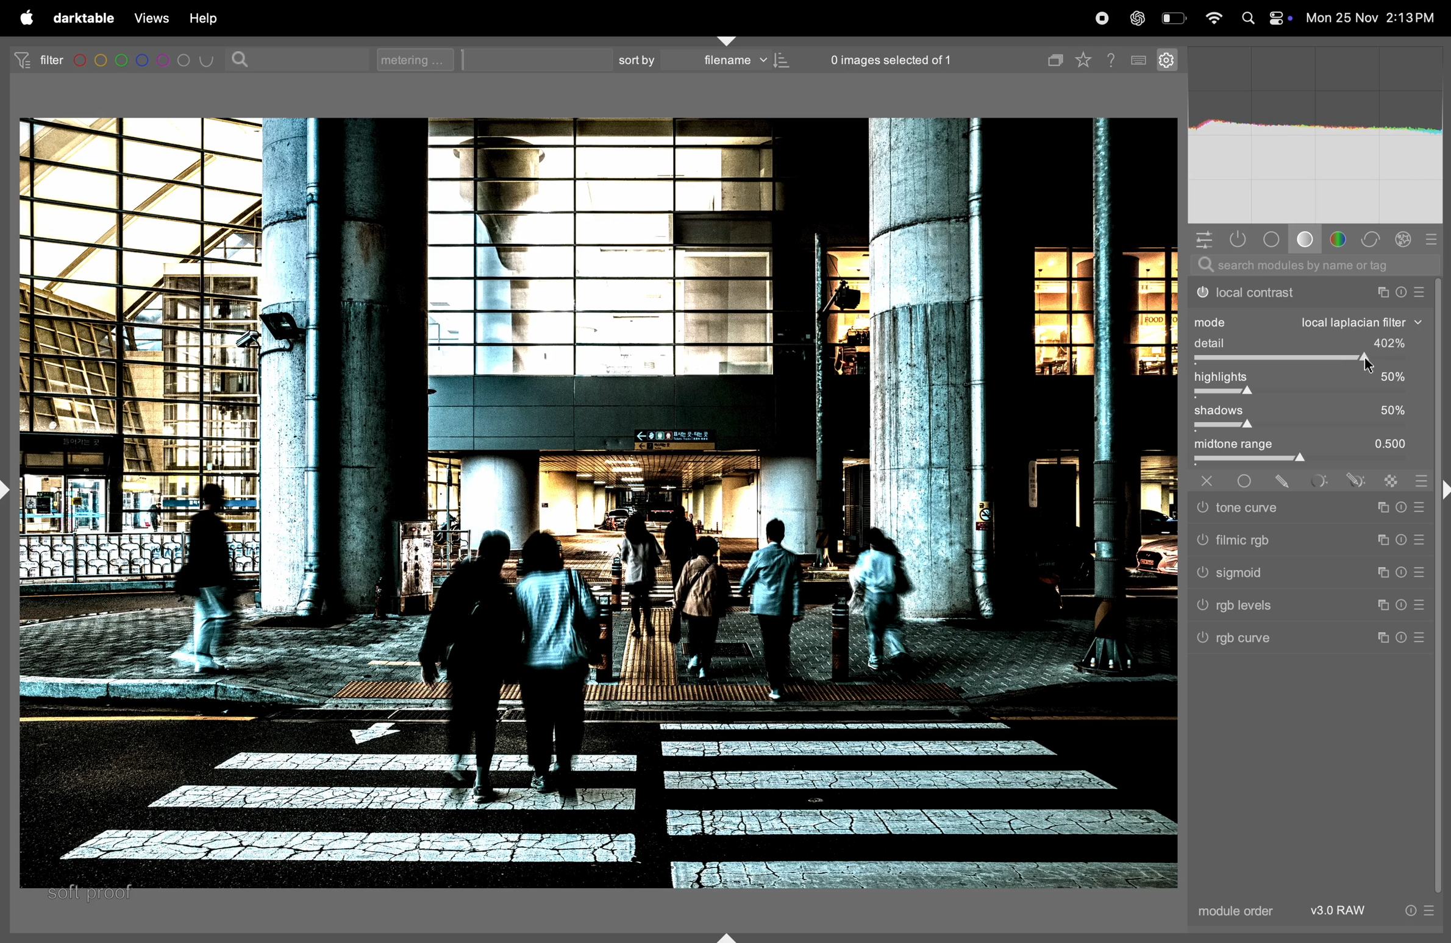 The image size is (1451, 943). Describe the element at coordinates (1310, 361) in the screenshot. I see `toggle` at that location.